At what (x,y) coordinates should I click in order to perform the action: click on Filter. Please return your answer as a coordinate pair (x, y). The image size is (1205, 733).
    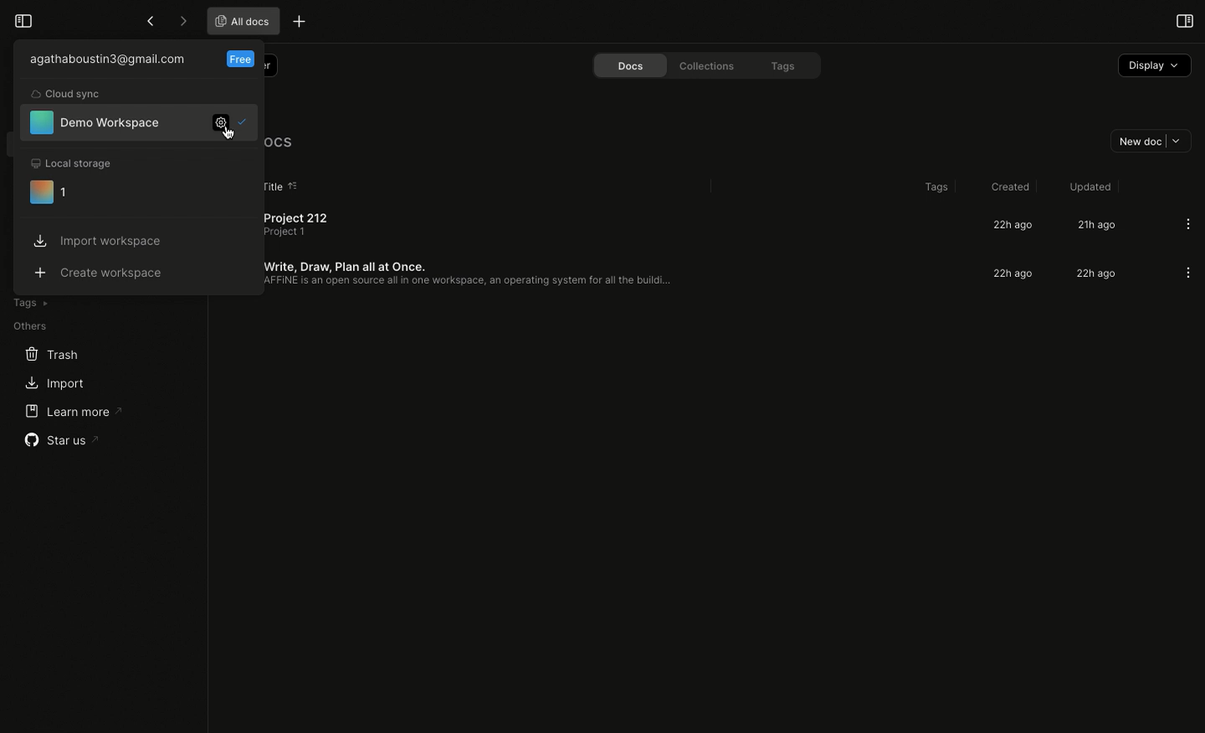
    Looking at the image, I should click on (244, 62).